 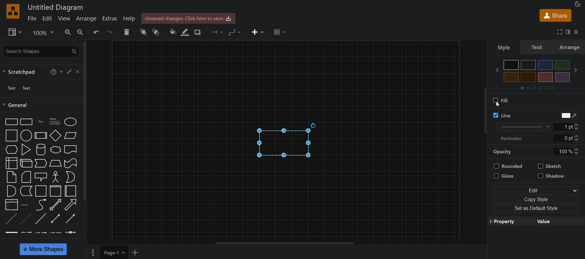 I want to click on line color, so click(x=185, y=32).